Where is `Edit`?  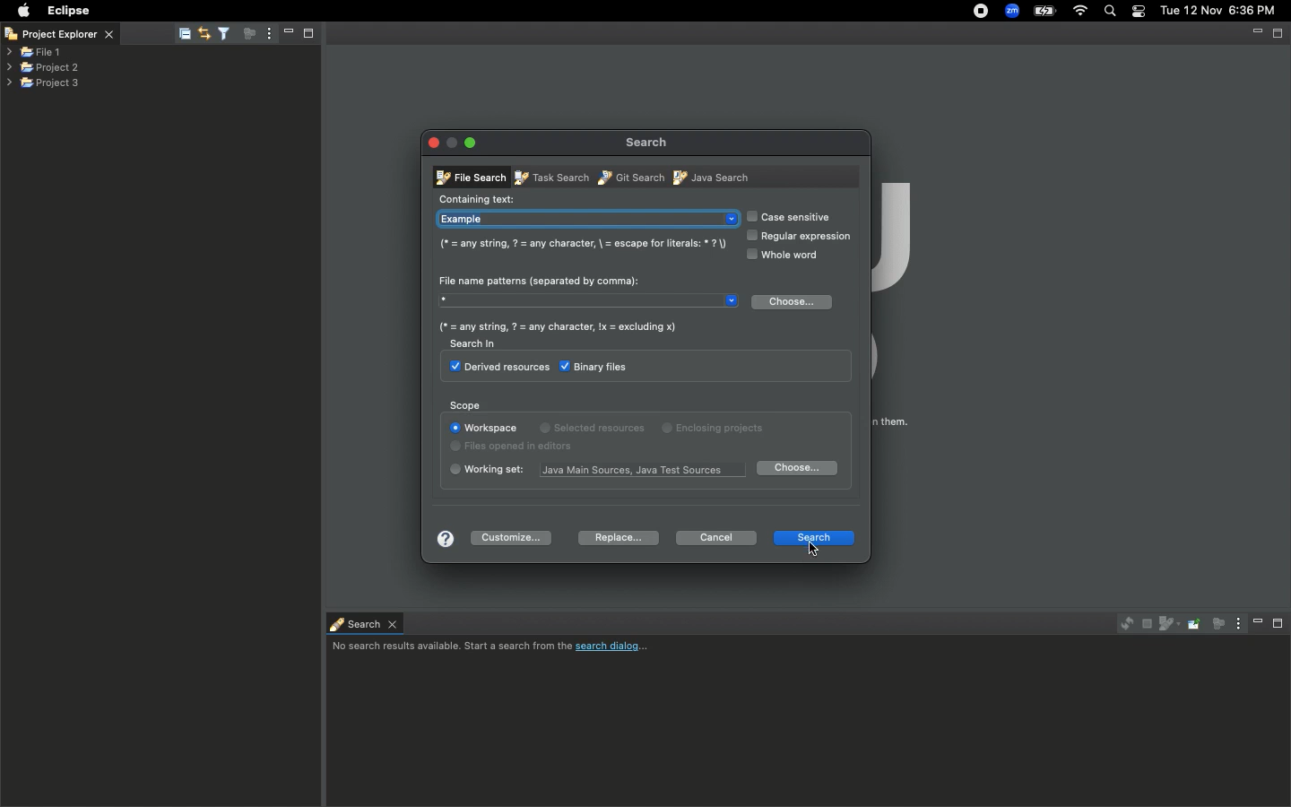
Edit is located at coordinates (156, 11).